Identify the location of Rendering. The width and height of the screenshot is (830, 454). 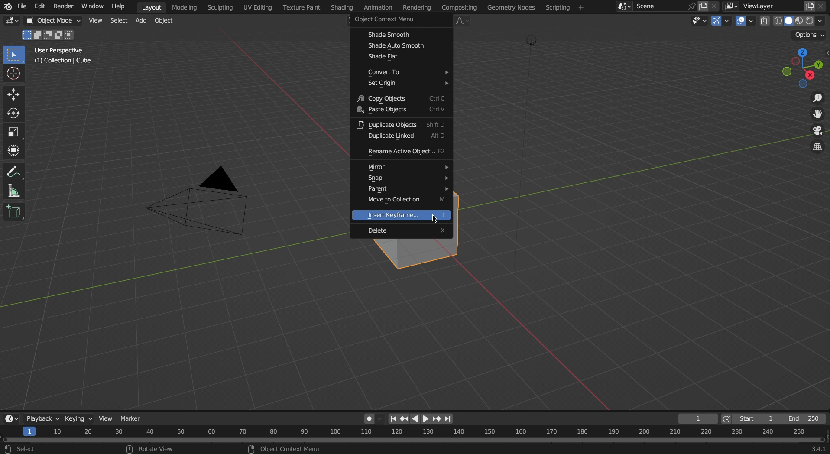
(417, 7).